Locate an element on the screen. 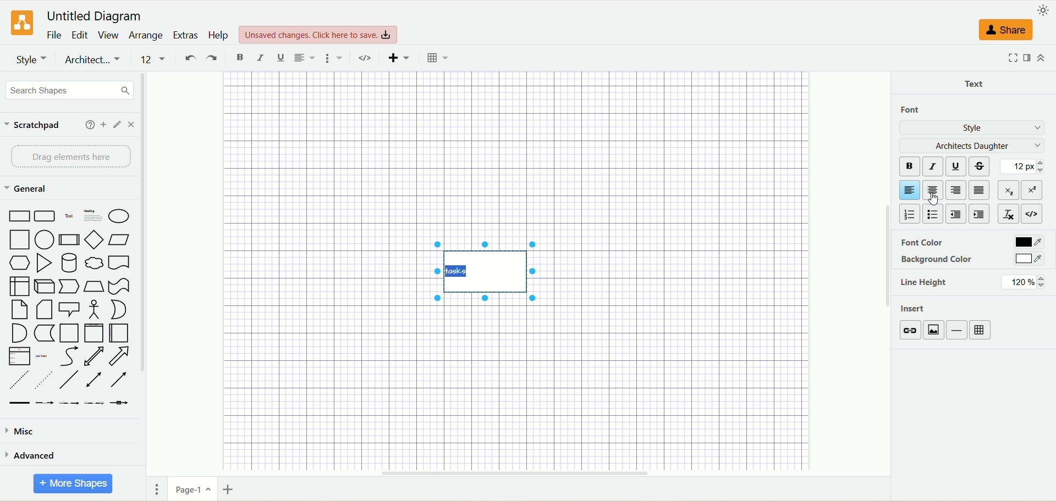 This screenshot has width=1056, height=502. left is located at coordinates (908, 190).